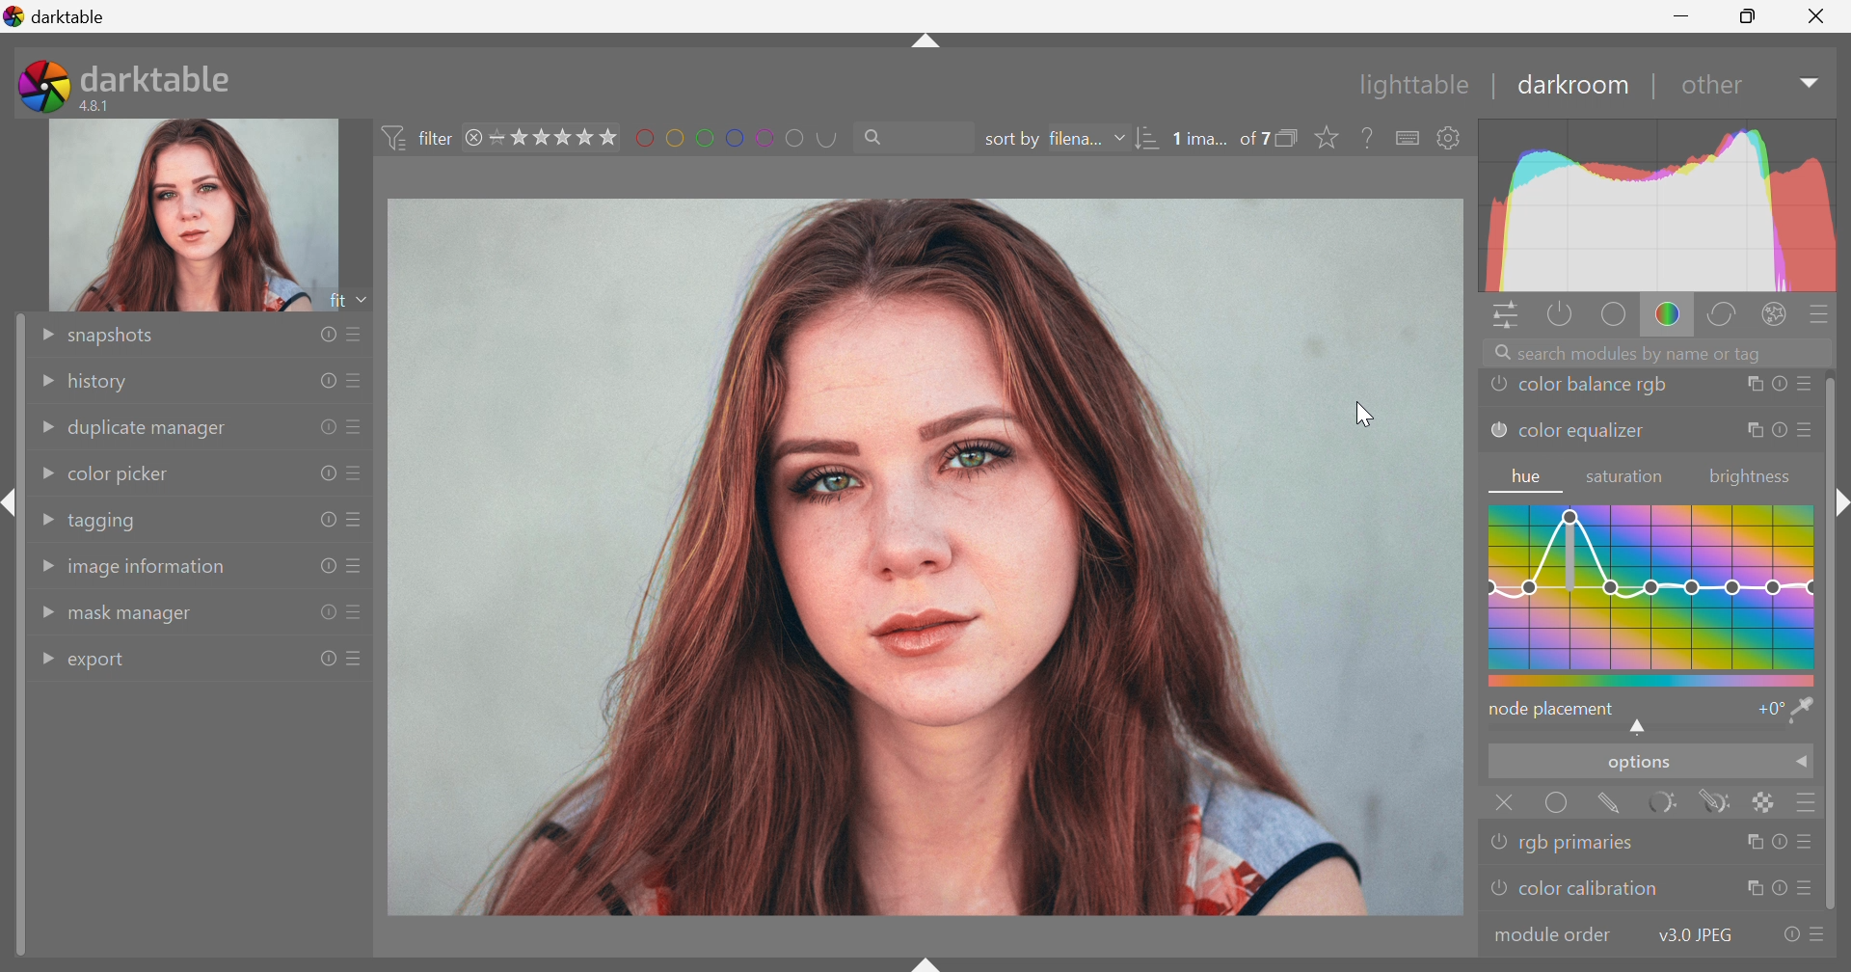  What do you see at coordinates (1652, 593) in the screenshot?
I see `hue` at bounding box center [1652, 593].